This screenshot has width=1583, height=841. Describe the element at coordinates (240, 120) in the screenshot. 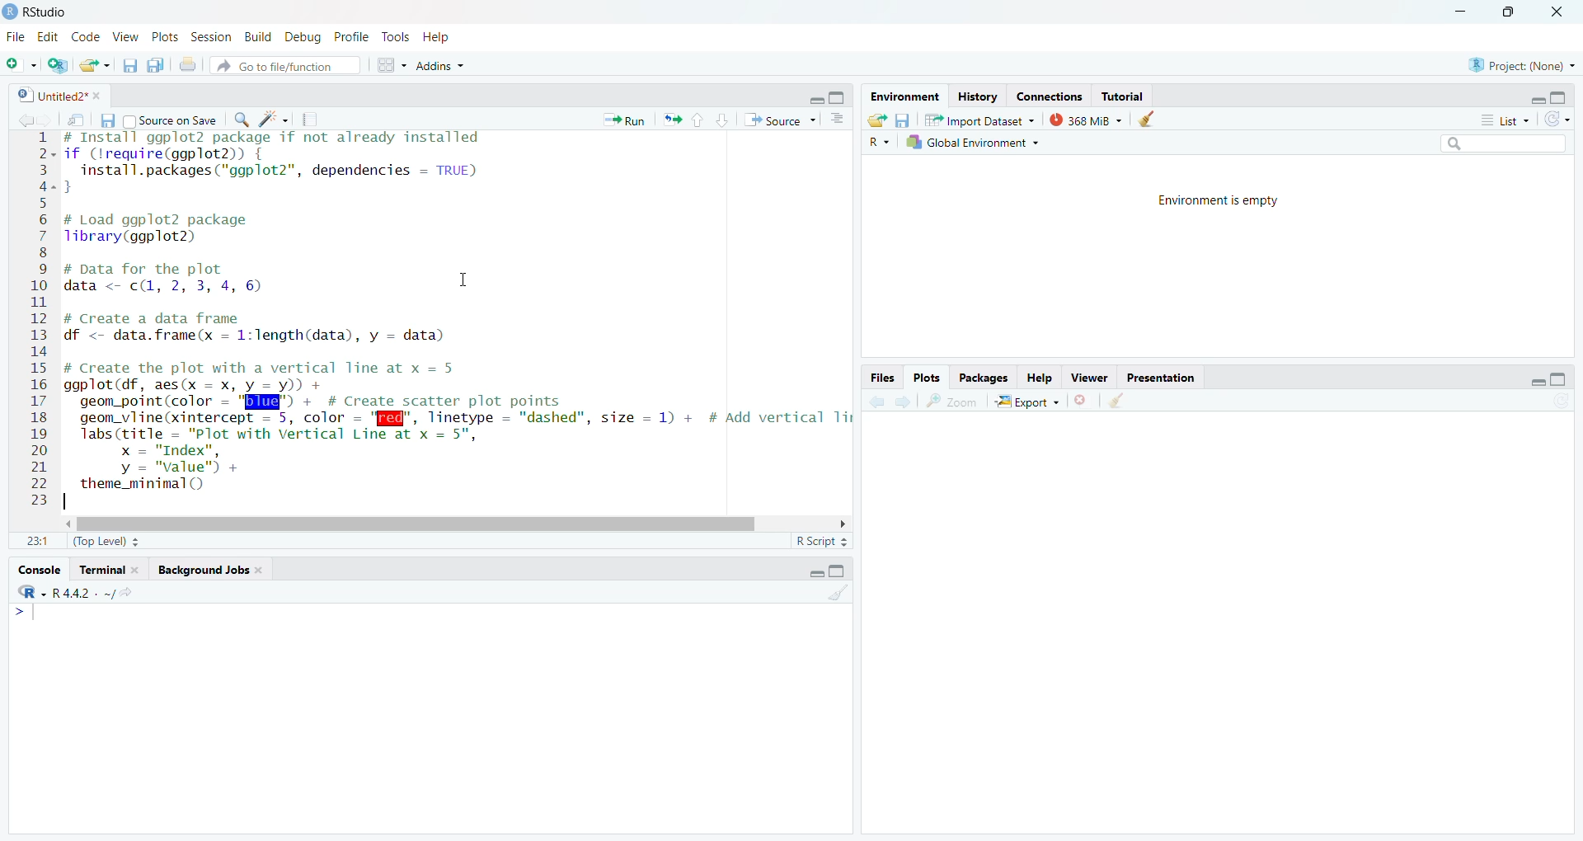

I see `search` at that location.